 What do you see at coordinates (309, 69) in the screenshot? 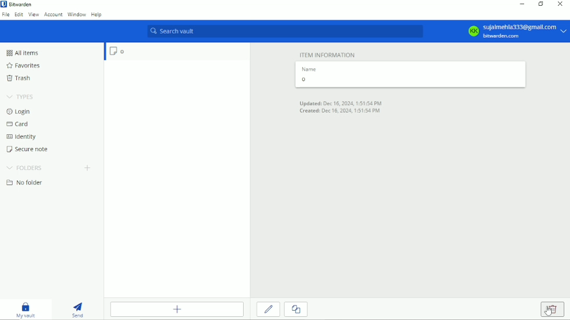
I see `Name` at bounding box center [309, 69].